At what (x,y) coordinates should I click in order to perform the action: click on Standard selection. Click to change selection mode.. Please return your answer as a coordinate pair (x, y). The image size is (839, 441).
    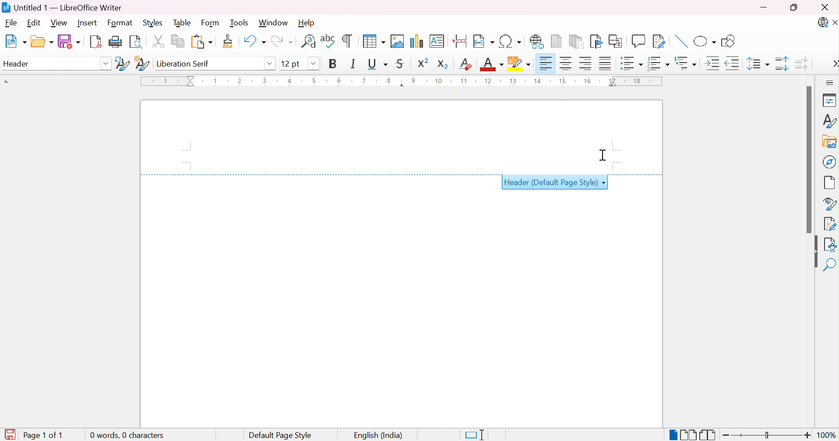
    Looking at the image, I should click on (473, 435).